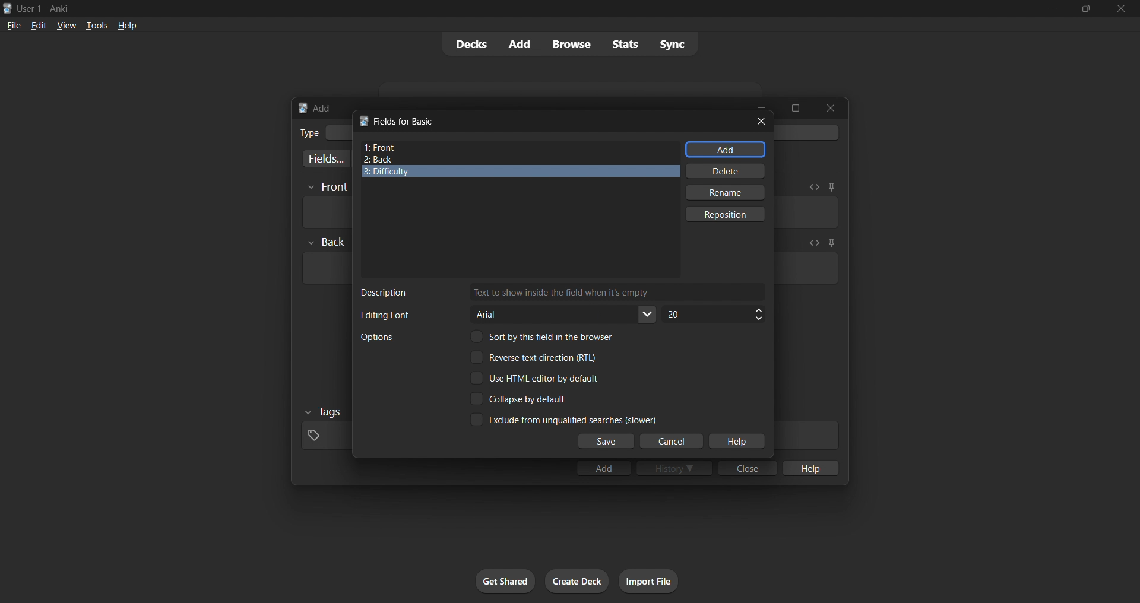 The image size is (1140, 603). Describe the element at coordinates (761, 121) in the screenshot. I see `close` at that location.